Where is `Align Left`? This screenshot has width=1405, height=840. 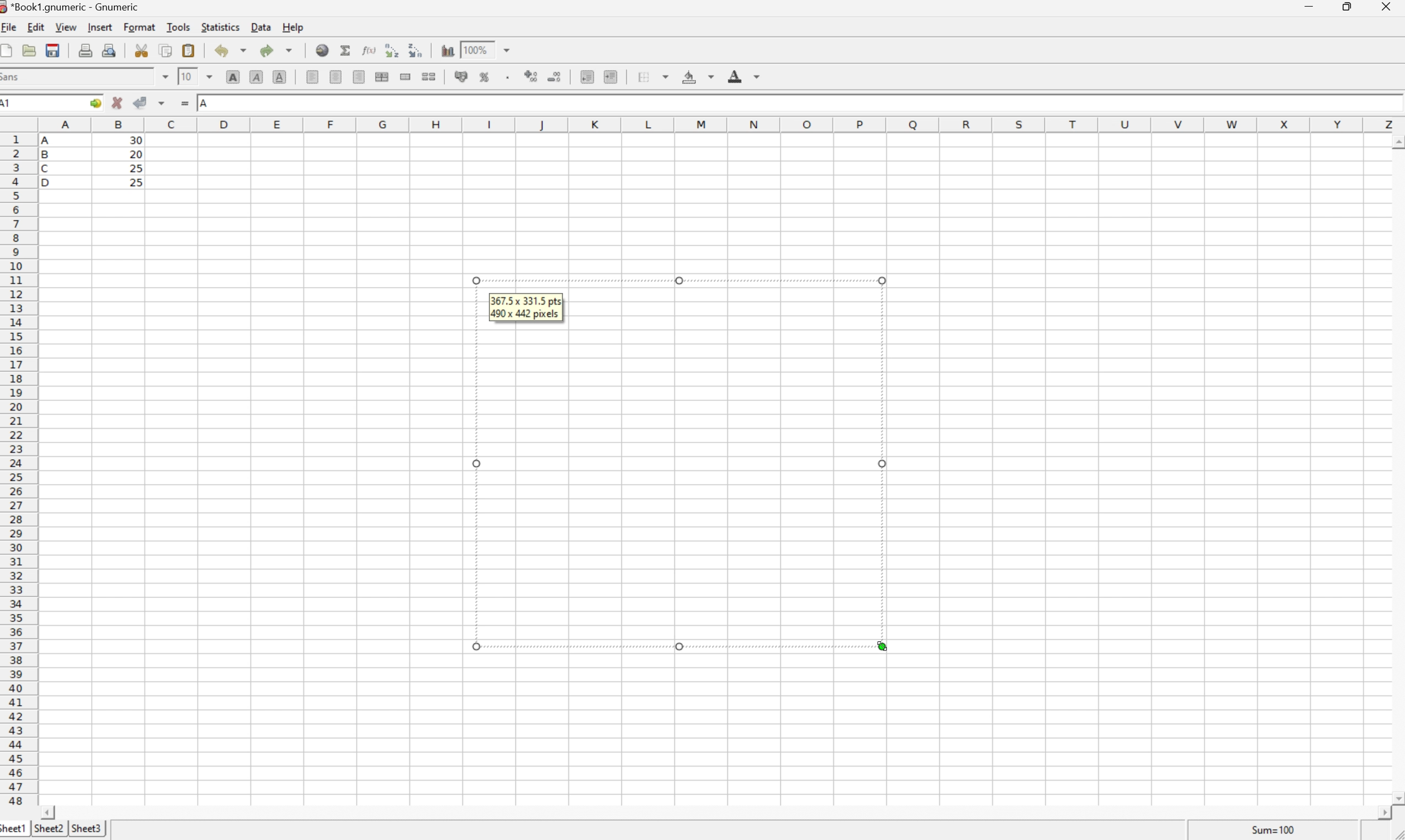 Align Left is located at coordinates (313, 78).